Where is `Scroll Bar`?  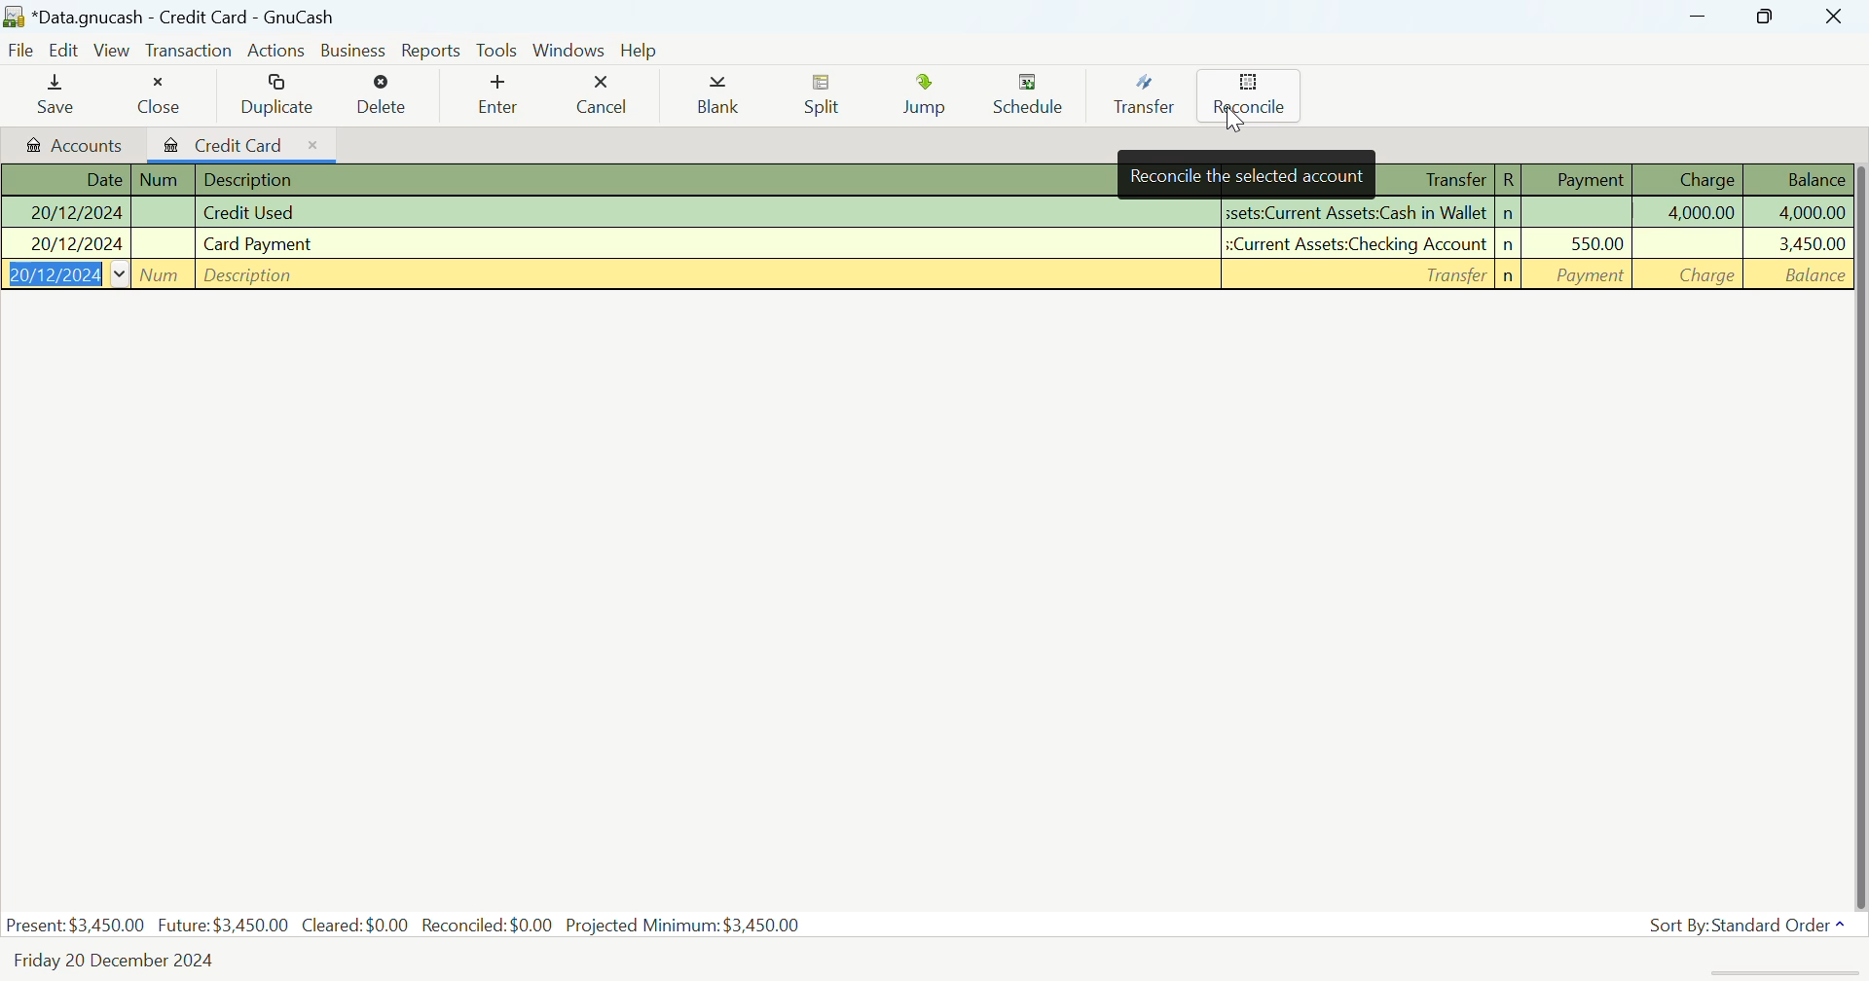 Scroll Bar is located at coordinates (1857, 531).